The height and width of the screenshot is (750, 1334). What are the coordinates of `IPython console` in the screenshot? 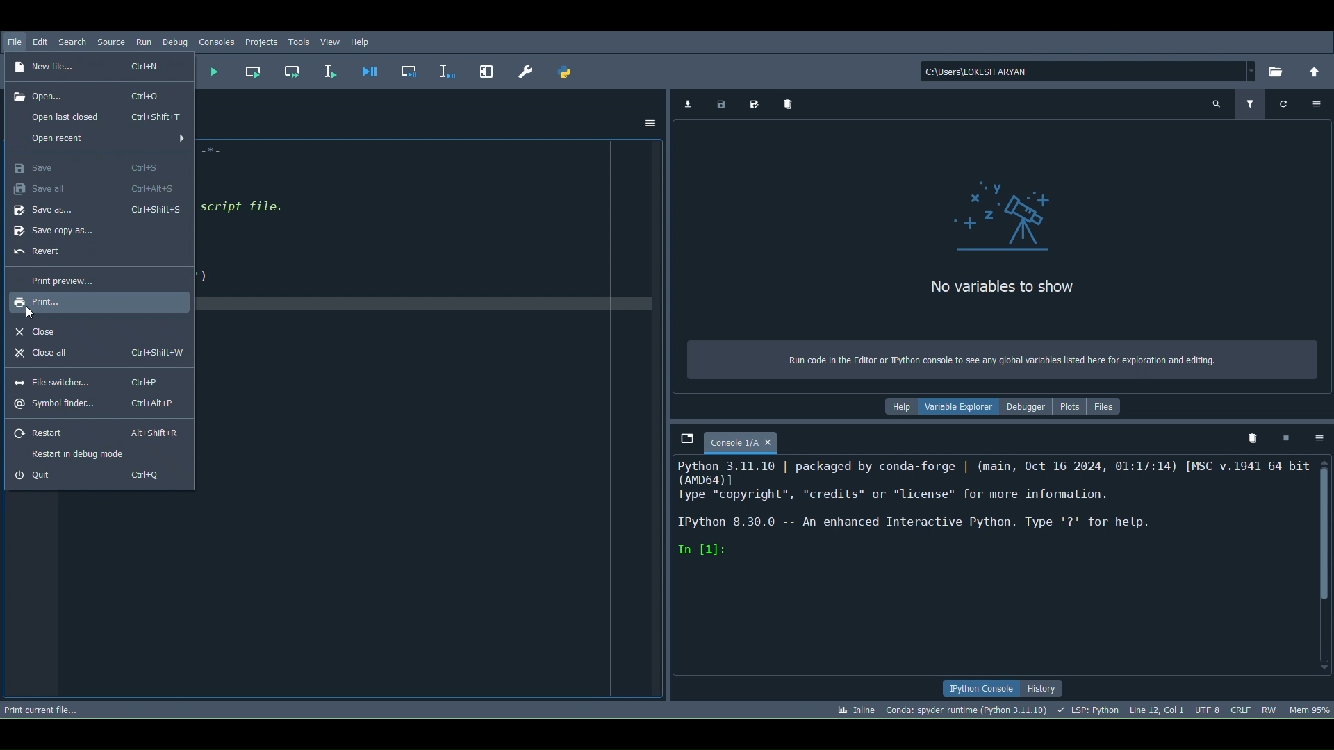 It's located at (976, 688).